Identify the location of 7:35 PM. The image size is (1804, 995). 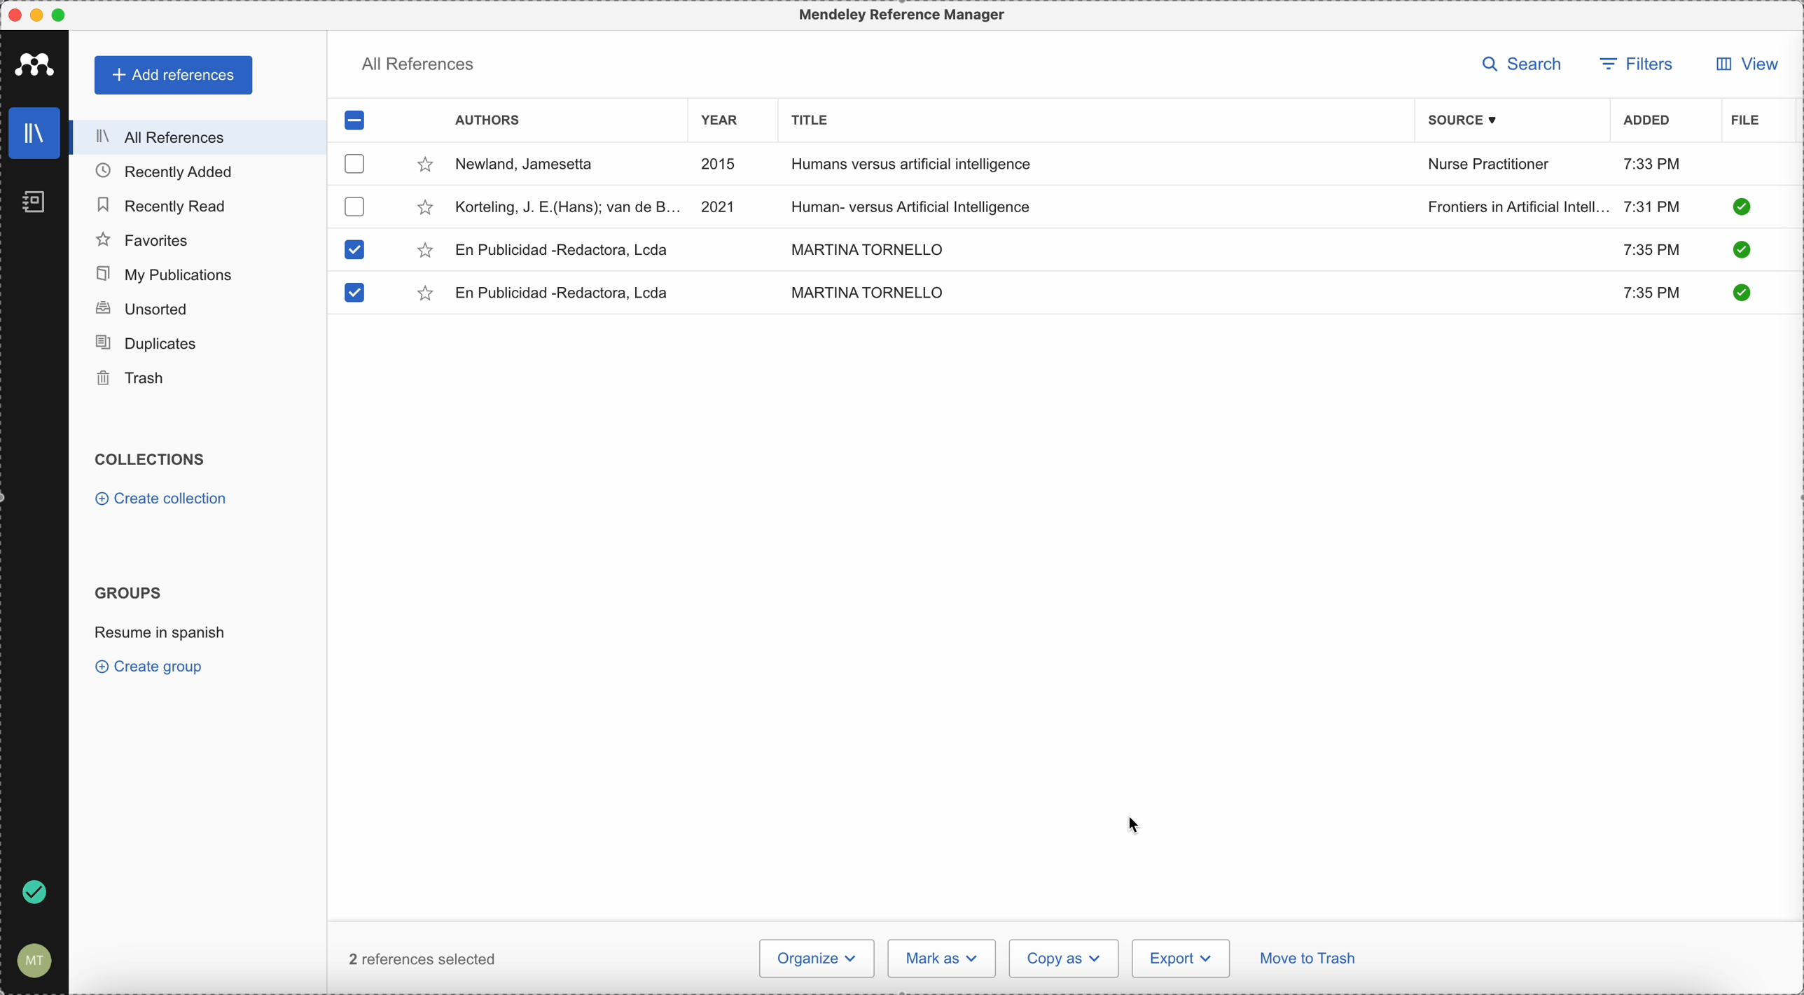
(1654, 294).